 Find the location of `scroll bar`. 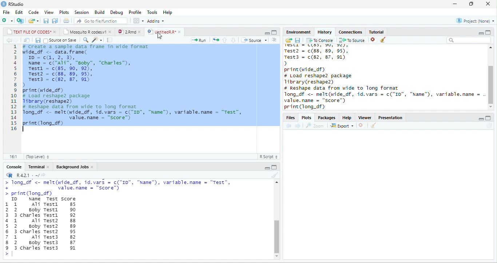

scroll bar is located at coordinates (490, 85).